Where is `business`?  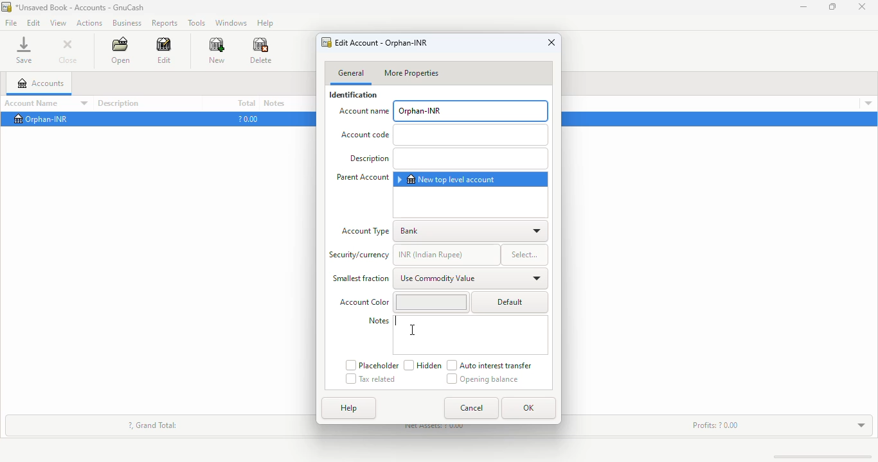 business is located at coordinates (126, 23).